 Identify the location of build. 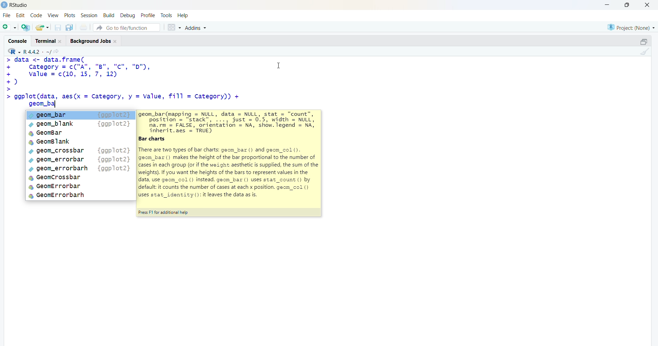
(108, 15).